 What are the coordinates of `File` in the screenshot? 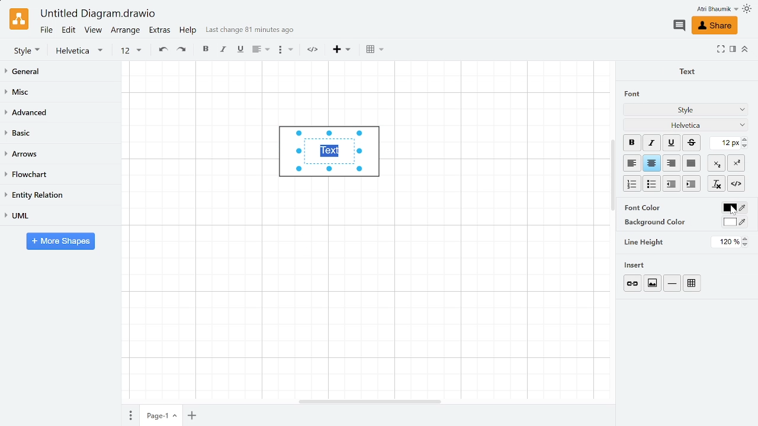 It's located at (46, 30).